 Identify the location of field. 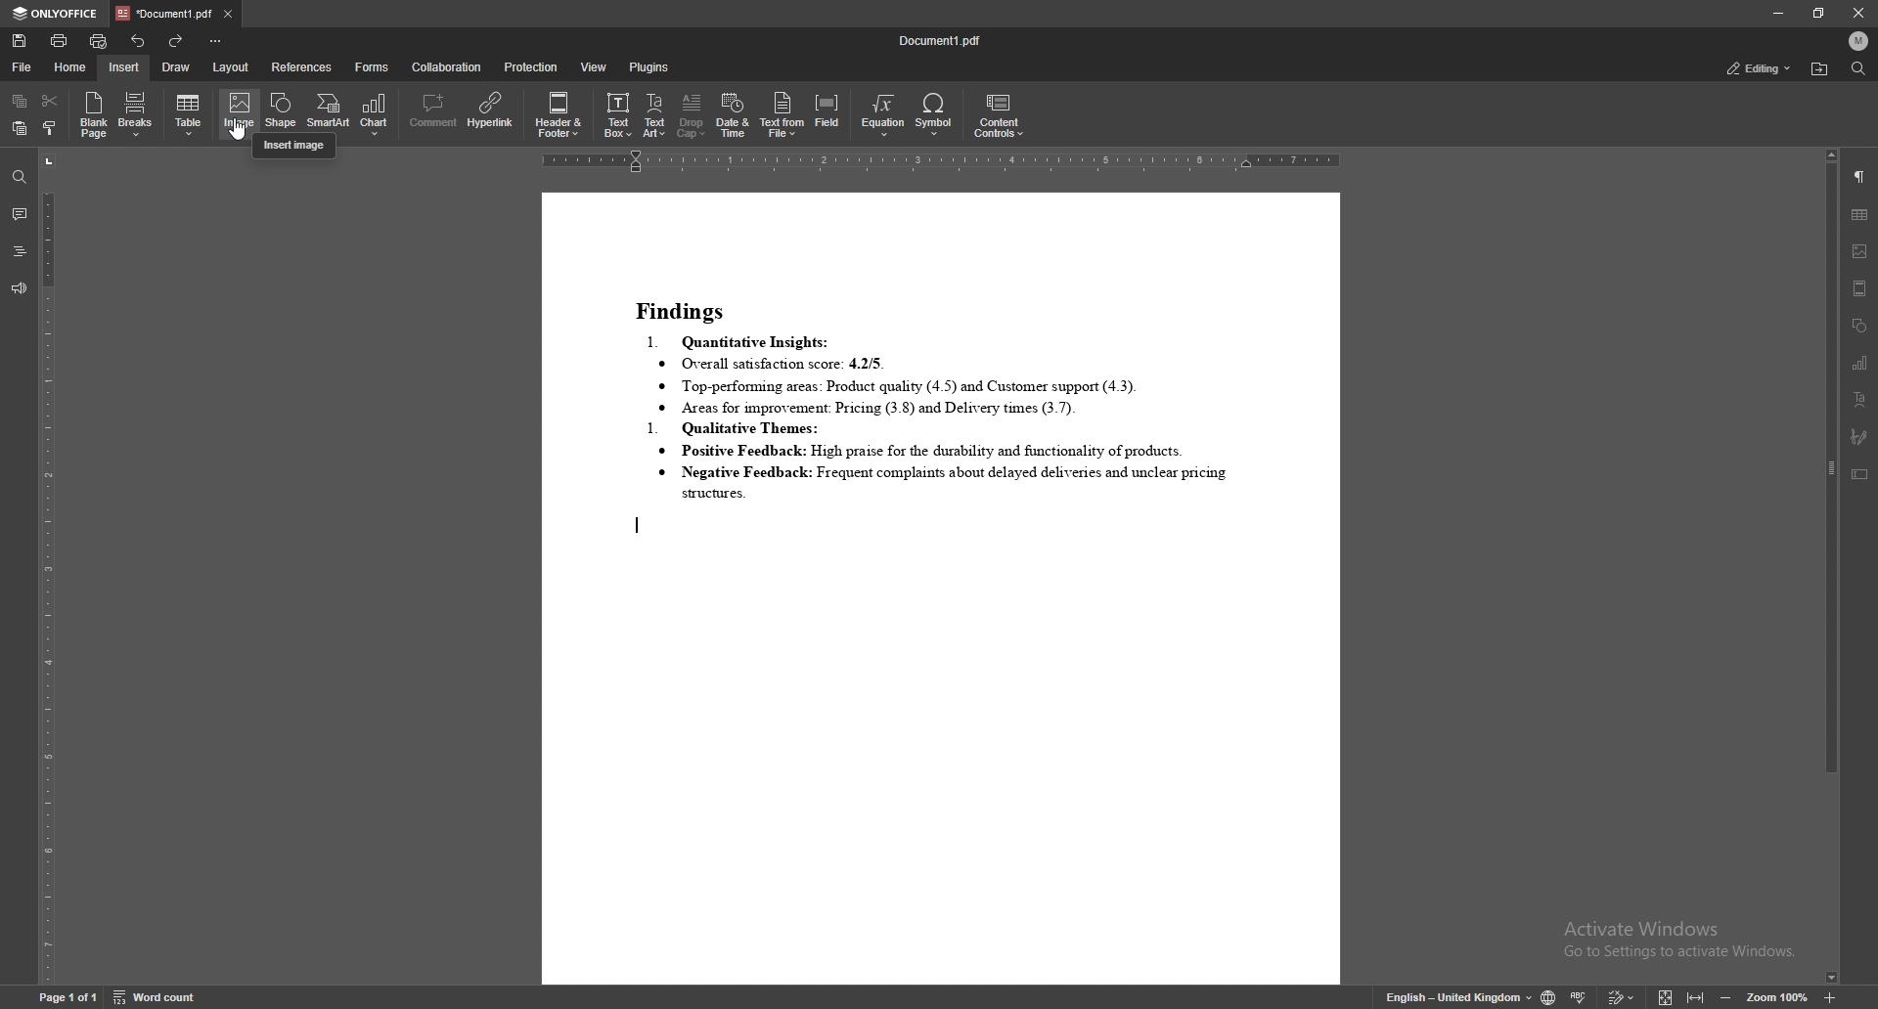
(829, 114).